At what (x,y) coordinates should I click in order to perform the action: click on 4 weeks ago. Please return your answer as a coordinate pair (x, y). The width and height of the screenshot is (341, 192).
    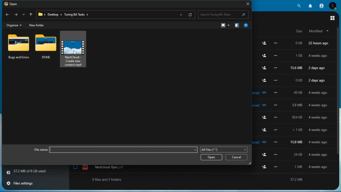
    Looking at the image, I should click on (319, 118).